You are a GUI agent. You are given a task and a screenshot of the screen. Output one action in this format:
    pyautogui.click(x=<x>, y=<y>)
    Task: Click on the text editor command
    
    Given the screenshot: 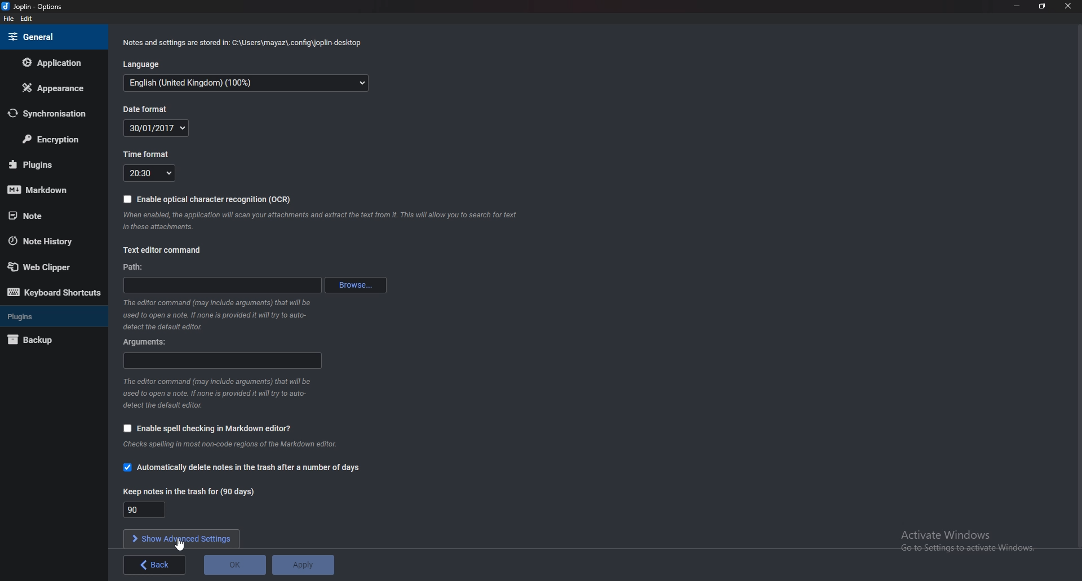 What is the action you would take?
    pyautogui.click(x=165, y=249)
    